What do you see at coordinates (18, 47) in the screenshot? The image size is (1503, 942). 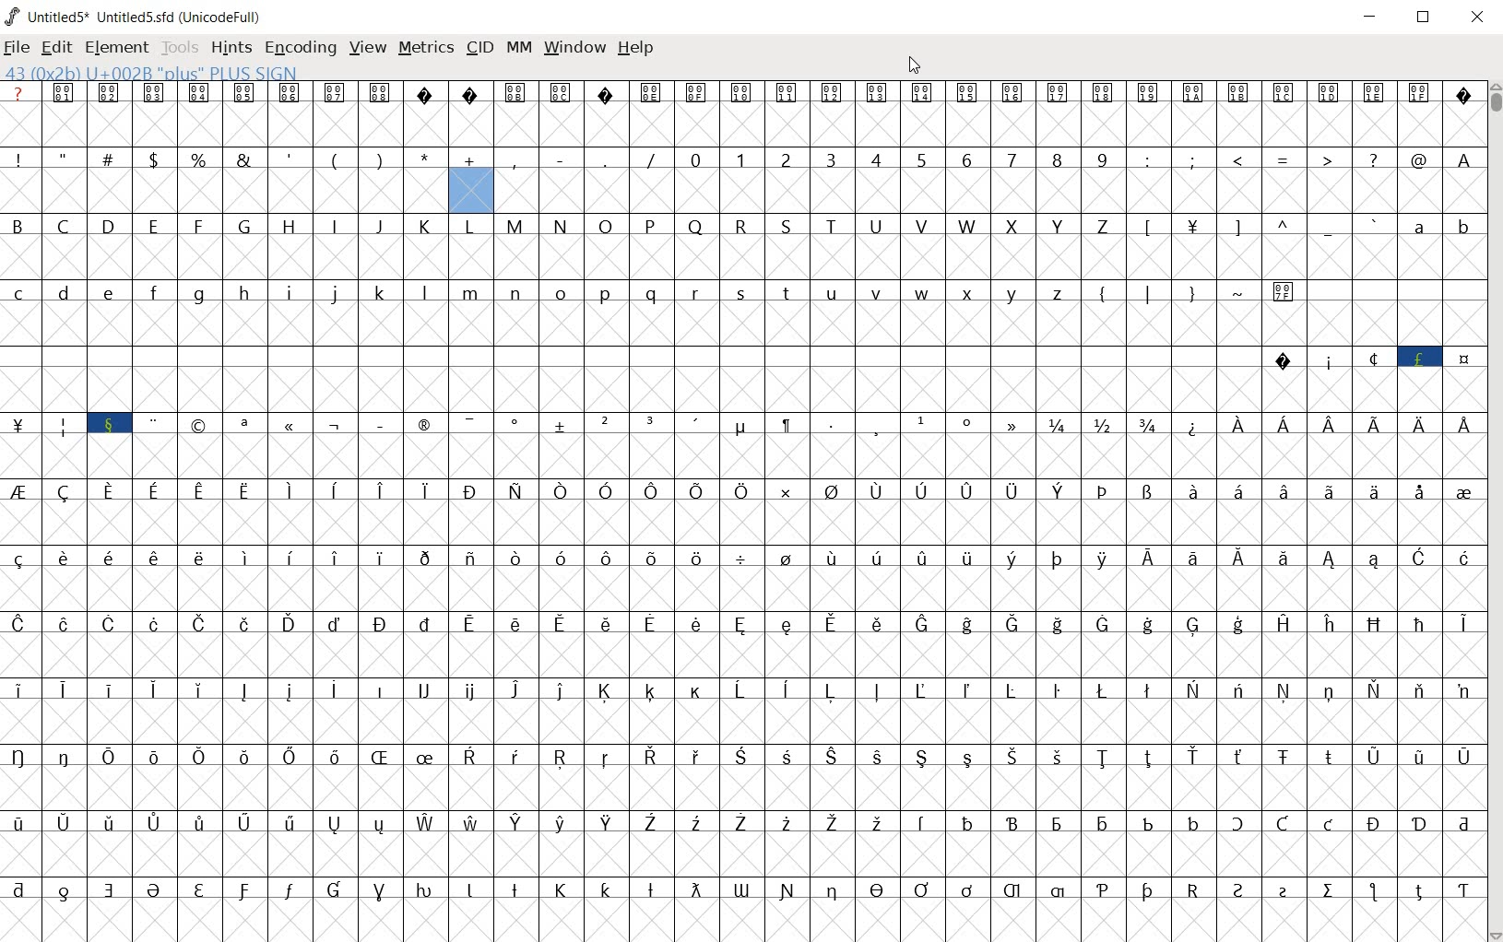 I see `file` at bounding box center [18, 47].